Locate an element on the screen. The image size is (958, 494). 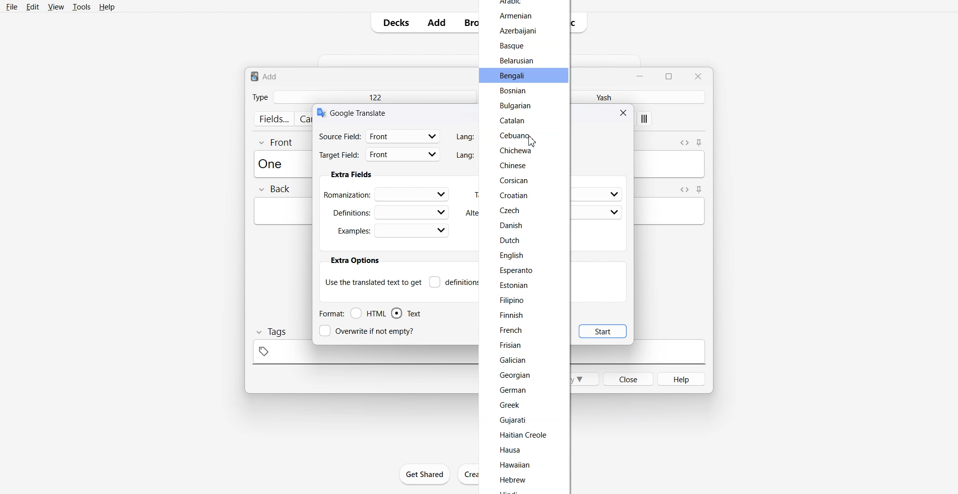
Definitions is located at coordinates (454, 282).